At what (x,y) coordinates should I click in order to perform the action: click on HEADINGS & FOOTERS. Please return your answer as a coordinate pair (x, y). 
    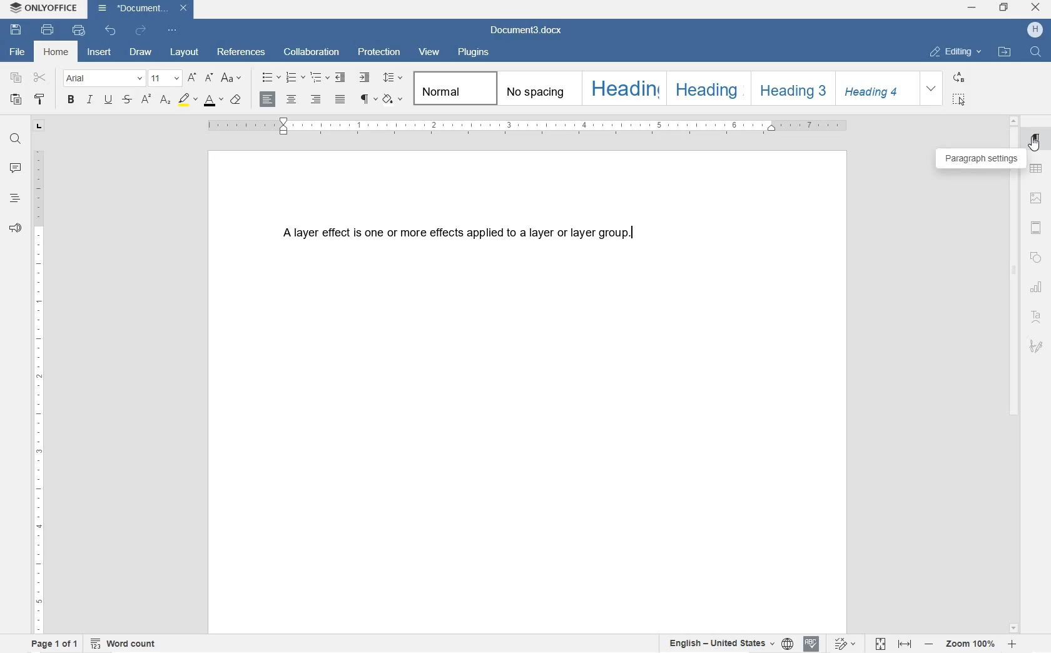
    Looking at the image, I should click on (1035, 227).